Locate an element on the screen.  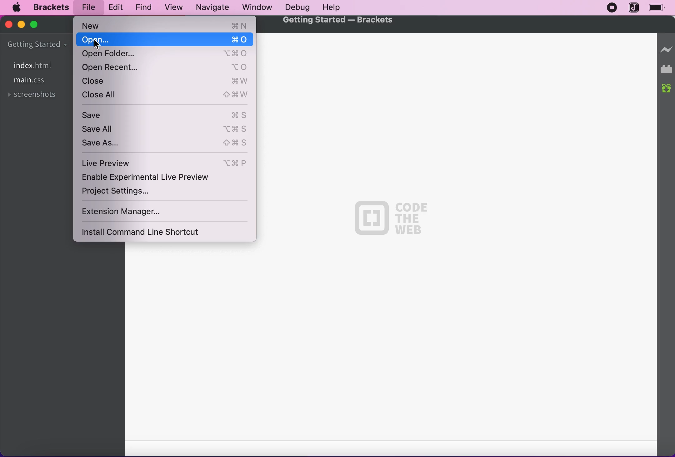
maximize Brackets is located at coordinates (36, 25).